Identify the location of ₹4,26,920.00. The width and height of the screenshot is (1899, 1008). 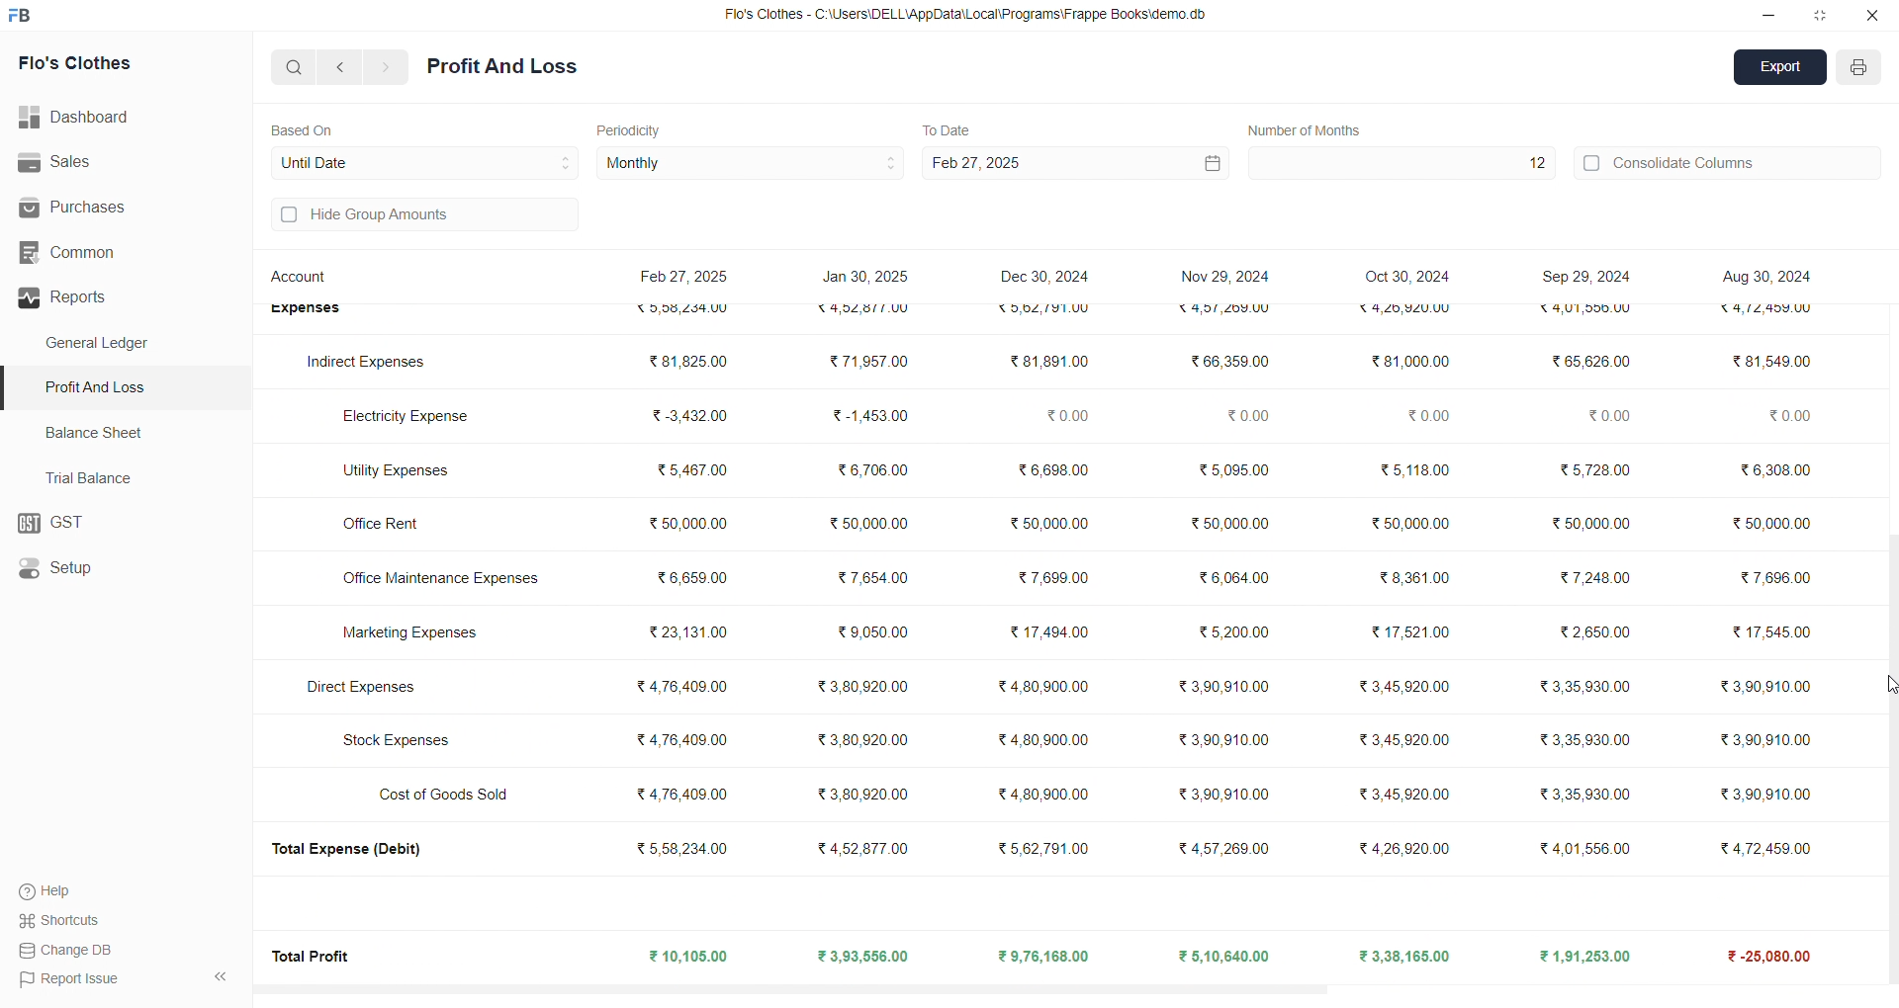
(1404, 846).